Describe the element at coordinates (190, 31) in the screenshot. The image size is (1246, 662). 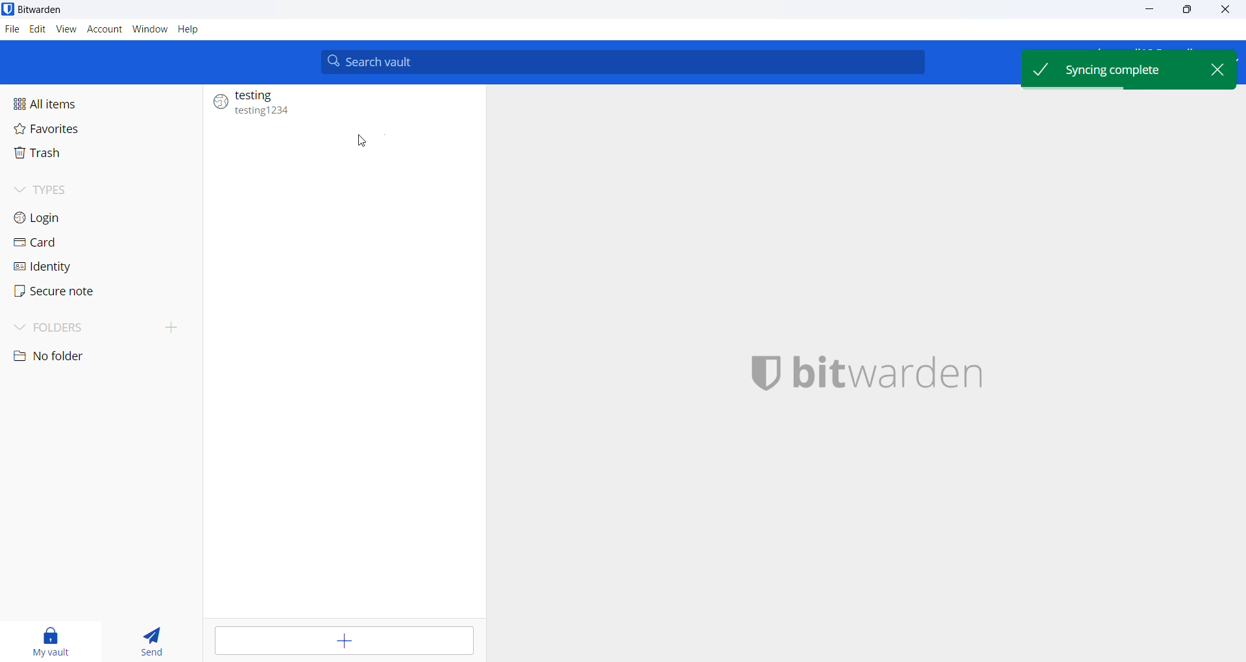
I see `Help` at that location.